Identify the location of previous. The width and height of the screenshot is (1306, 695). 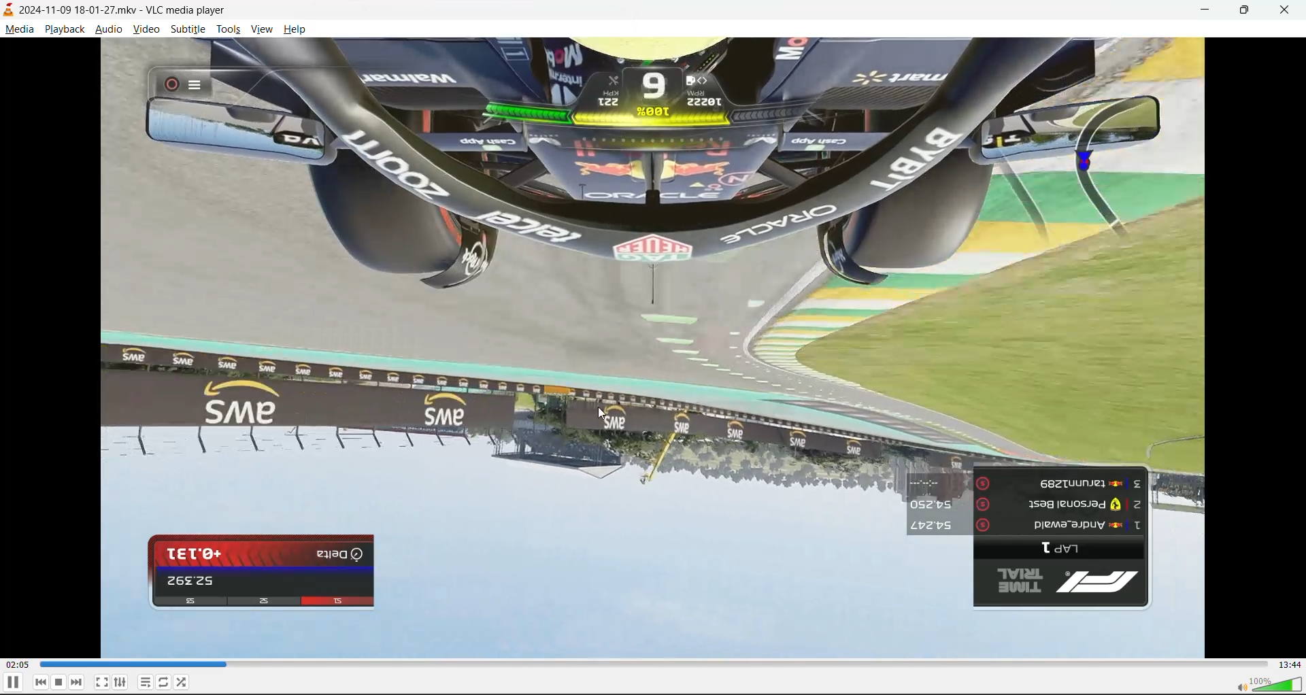
(41, 682).